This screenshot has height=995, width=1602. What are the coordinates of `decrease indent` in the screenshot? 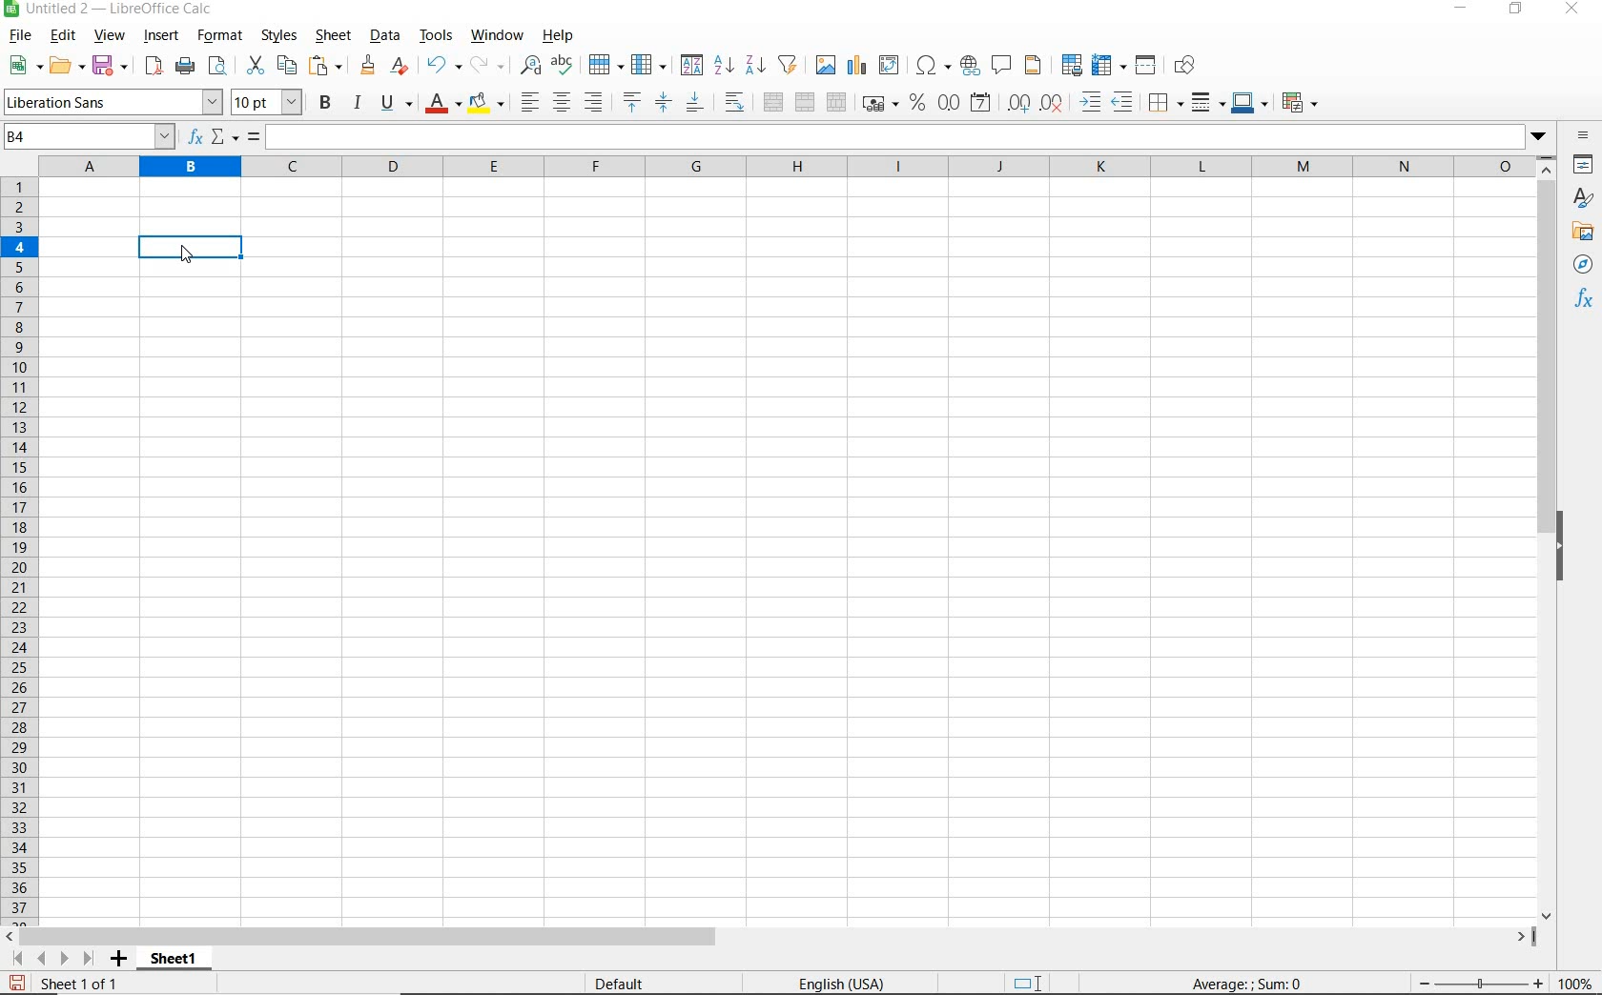 It's located at (1125, 101).